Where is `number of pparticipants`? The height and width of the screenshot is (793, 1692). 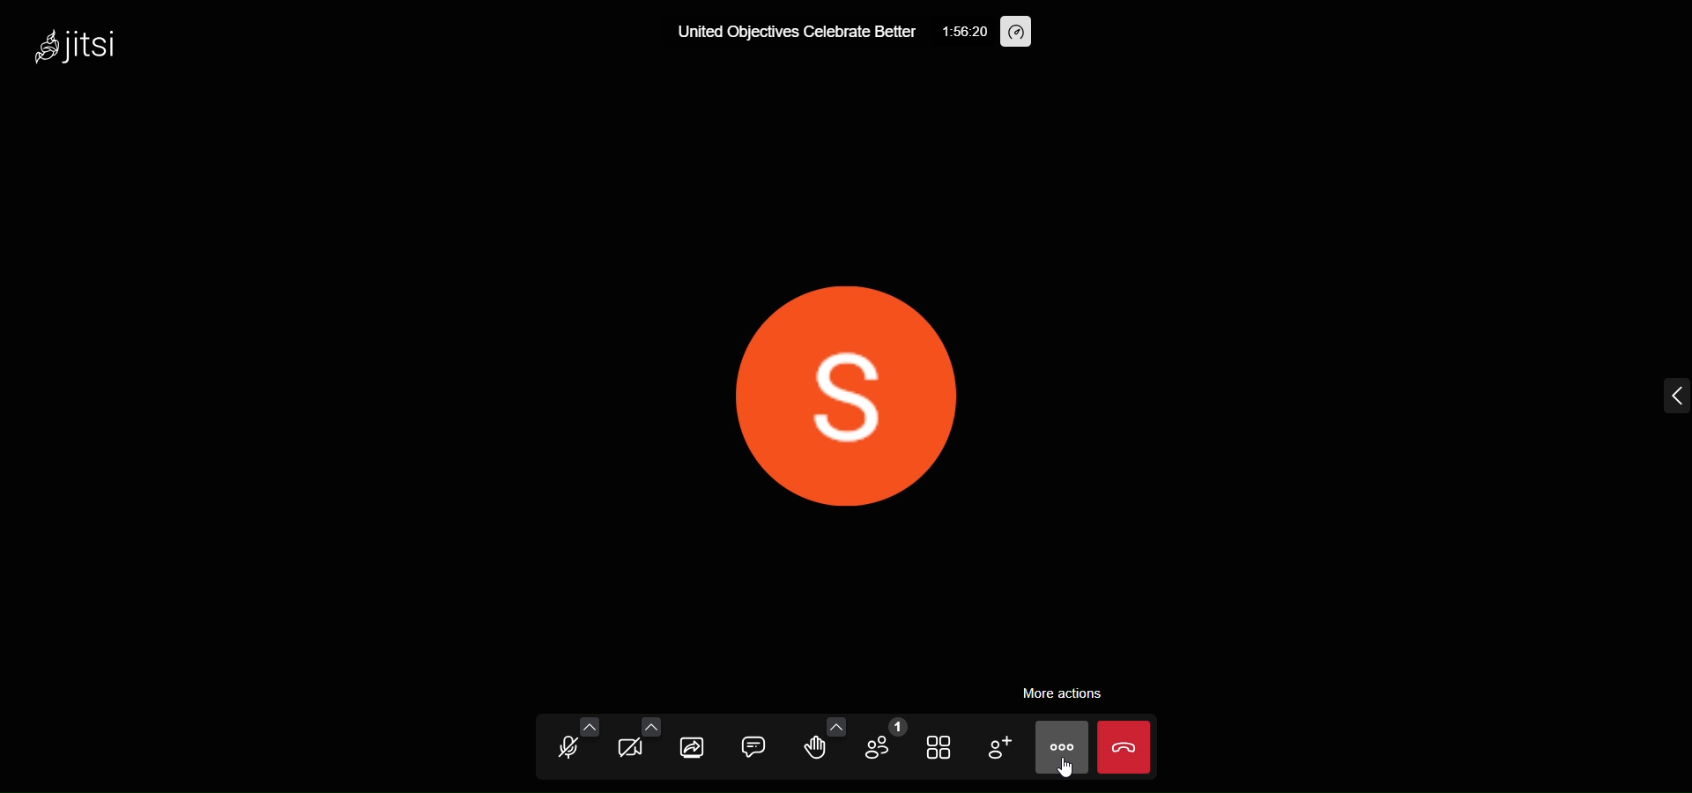
number of pparticipants is located at coordinates (882, 745).